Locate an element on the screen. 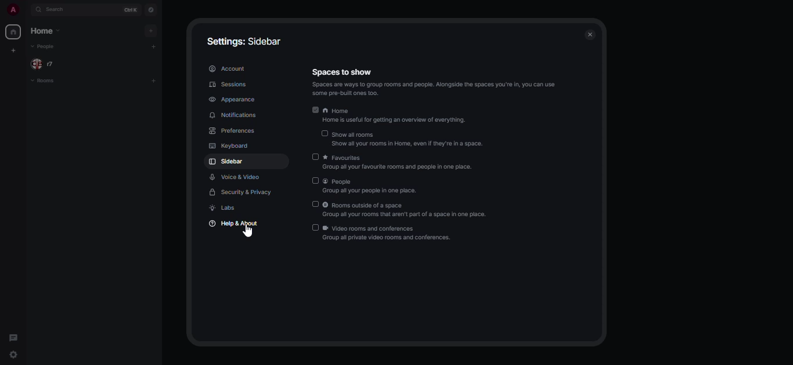  spaces to show is located at coordinates (434, 81).